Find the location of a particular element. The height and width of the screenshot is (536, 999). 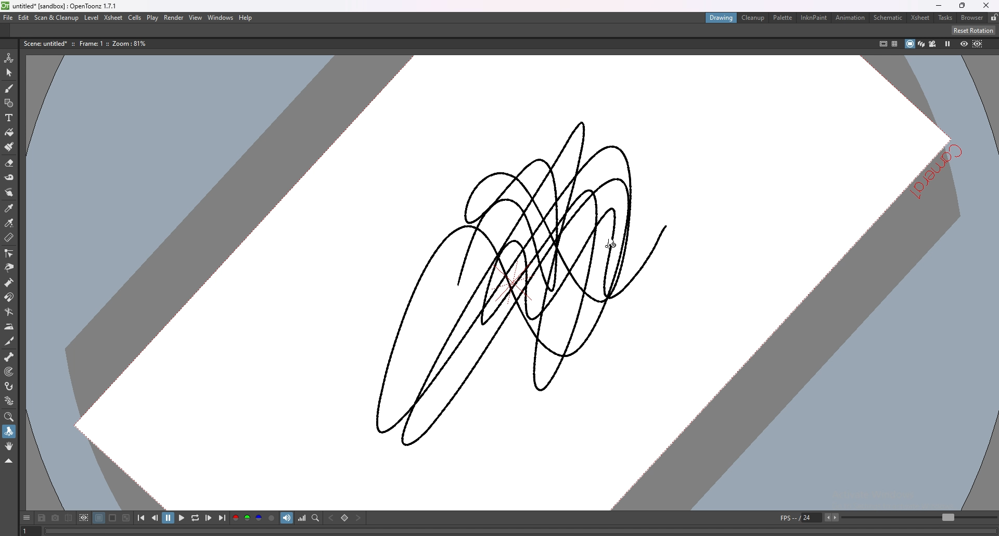

options is located at coordinates (26, 518).